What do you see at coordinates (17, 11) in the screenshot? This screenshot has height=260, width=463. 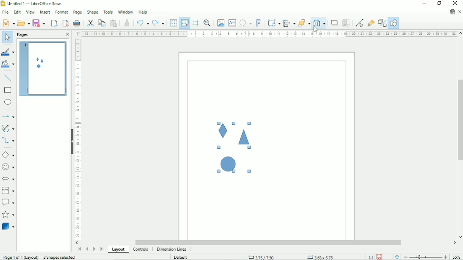 I see `Edit` at bounding box center [17, 11].